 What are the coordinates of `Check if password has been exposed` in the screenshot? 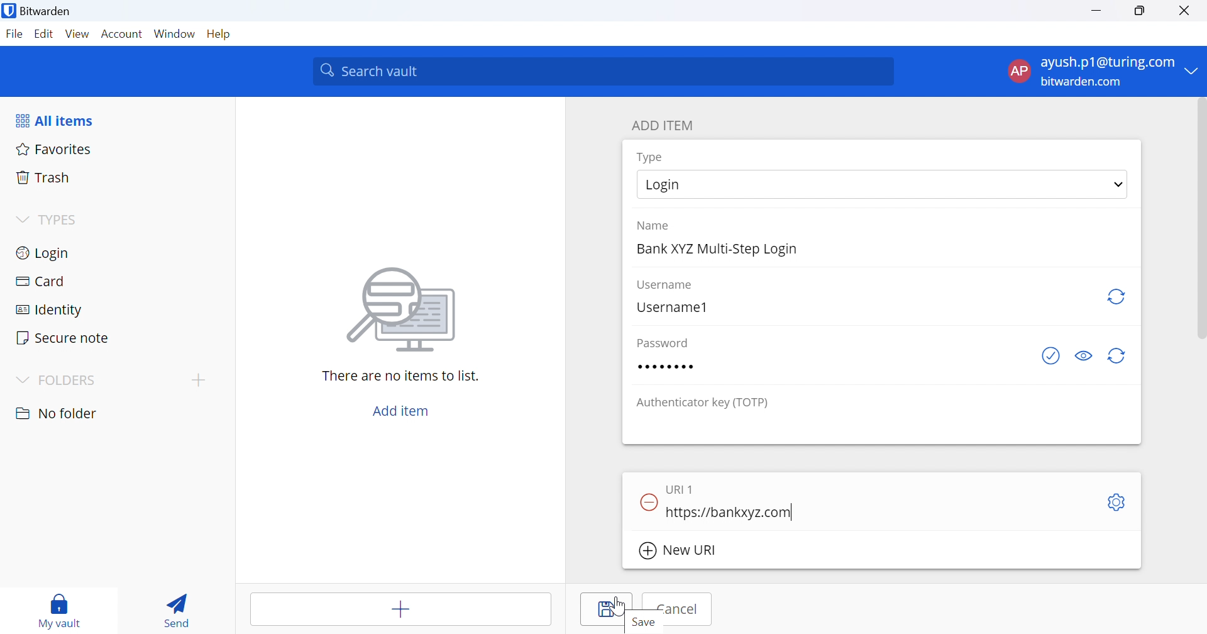 It's located at (1050, 359).